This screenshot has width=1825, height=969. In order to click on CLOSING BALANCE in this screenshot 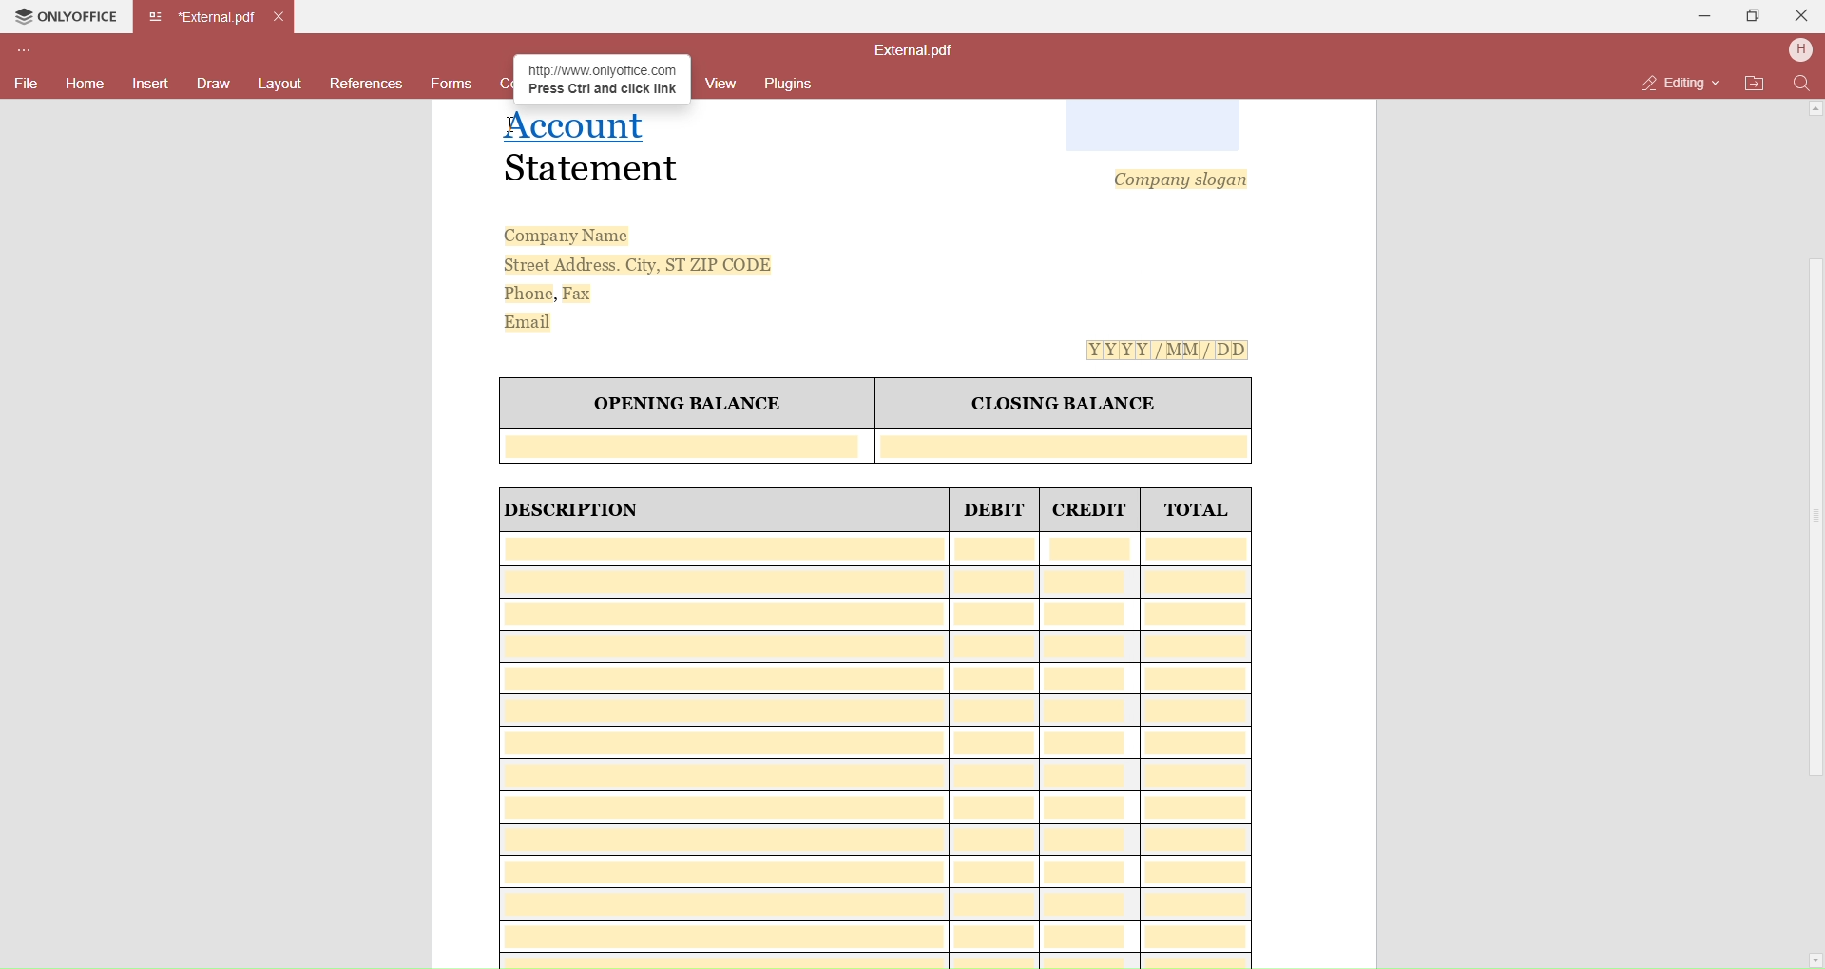, I will do `click(1065, 406)`.